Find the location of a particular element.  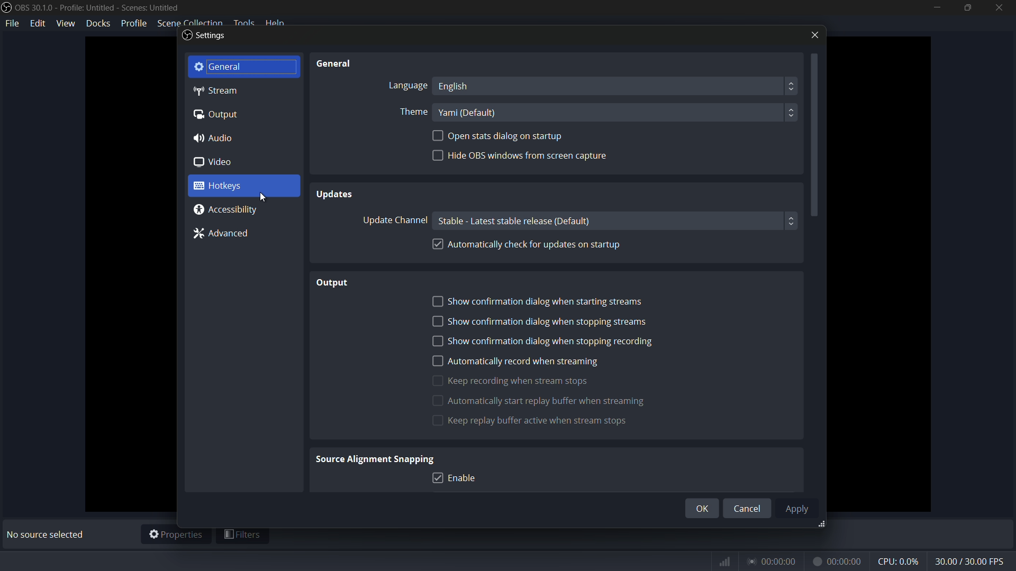

general is located at coordinates (218, 66).